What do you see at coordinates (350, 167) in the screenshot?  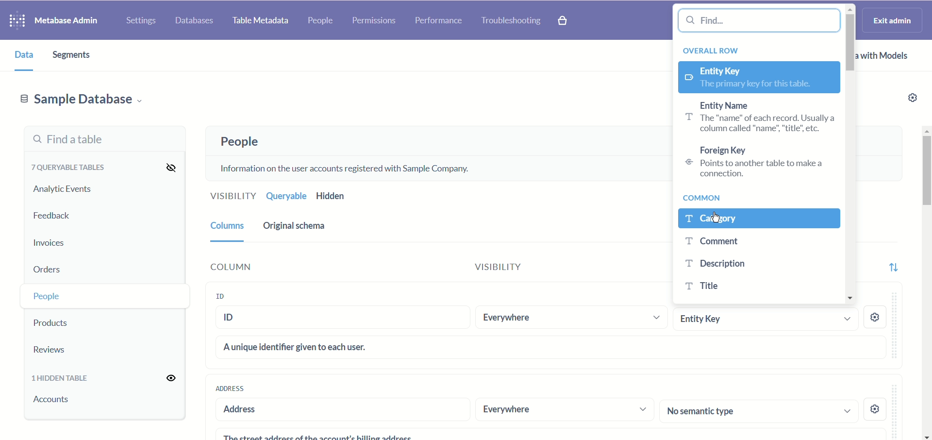 I see `information on the user accounts registered with sample company` at bounding box center [350, 167].